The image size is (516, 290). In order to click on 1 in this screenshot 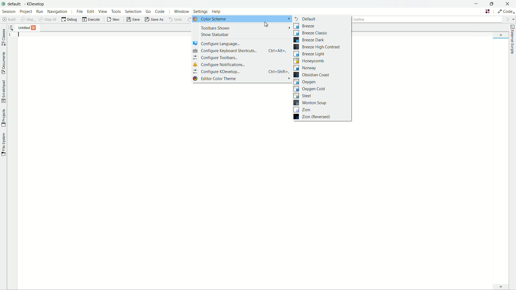, I will do `click(12, 35)`.